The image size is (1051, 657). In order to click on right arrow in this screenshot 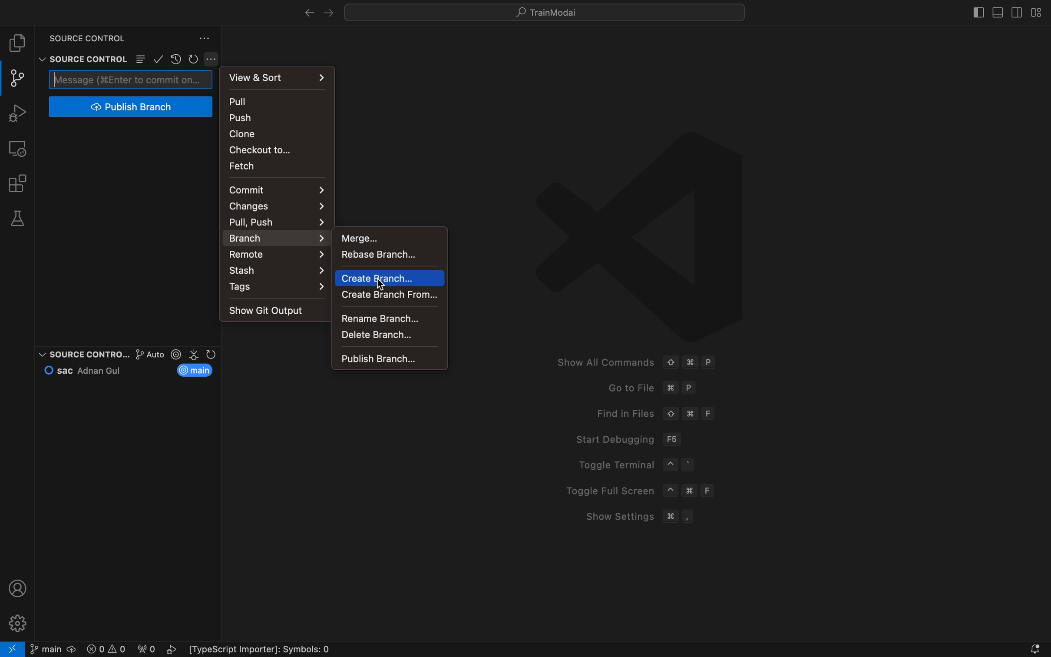, I will do `click(307, 10)`.